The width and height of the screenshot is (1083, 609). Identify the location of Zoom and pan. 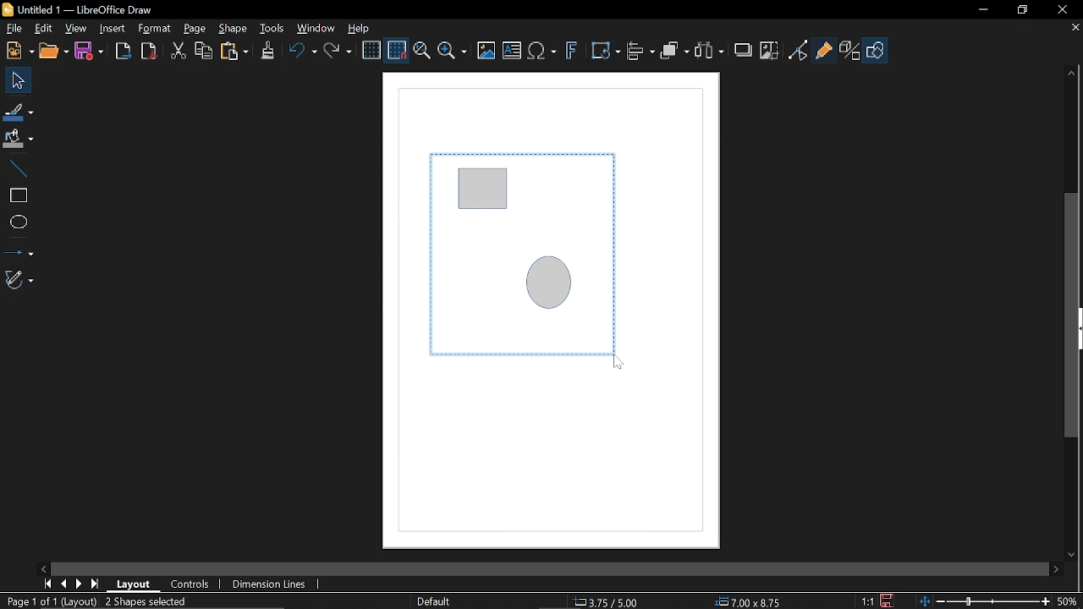
(421, 51).